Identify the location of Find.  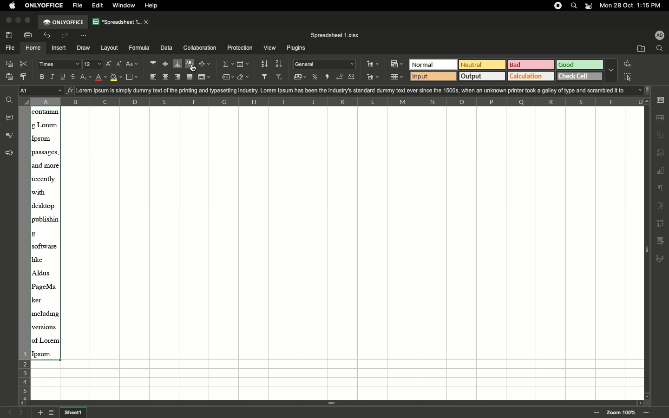
(10, 99).